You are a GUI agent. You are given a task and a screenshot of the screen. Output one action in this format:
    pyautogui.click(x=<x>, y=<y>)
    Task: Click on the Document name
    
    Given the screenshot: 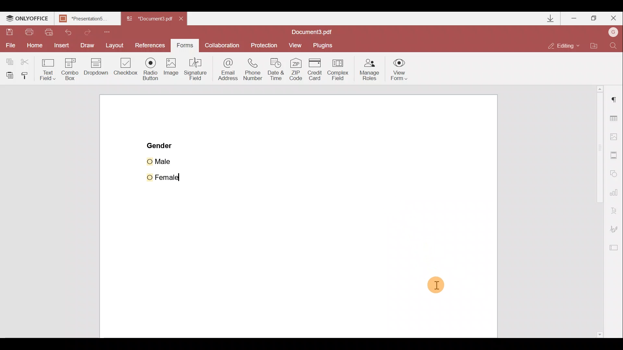 What is the action you would take?
    pyautogui.click(x=151, y=19)
    